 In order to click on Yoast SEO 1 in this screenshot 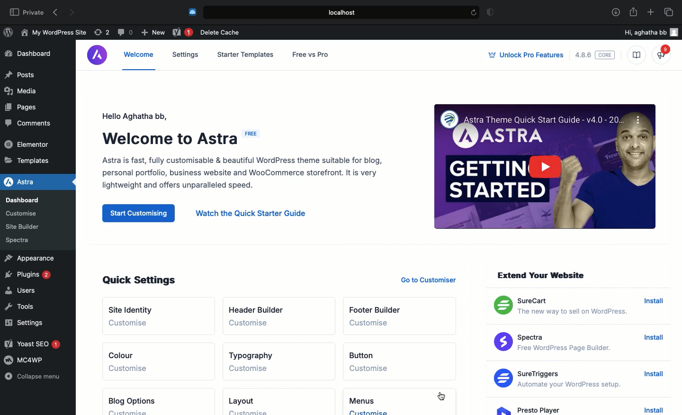, I will do `click(32, 344)`.